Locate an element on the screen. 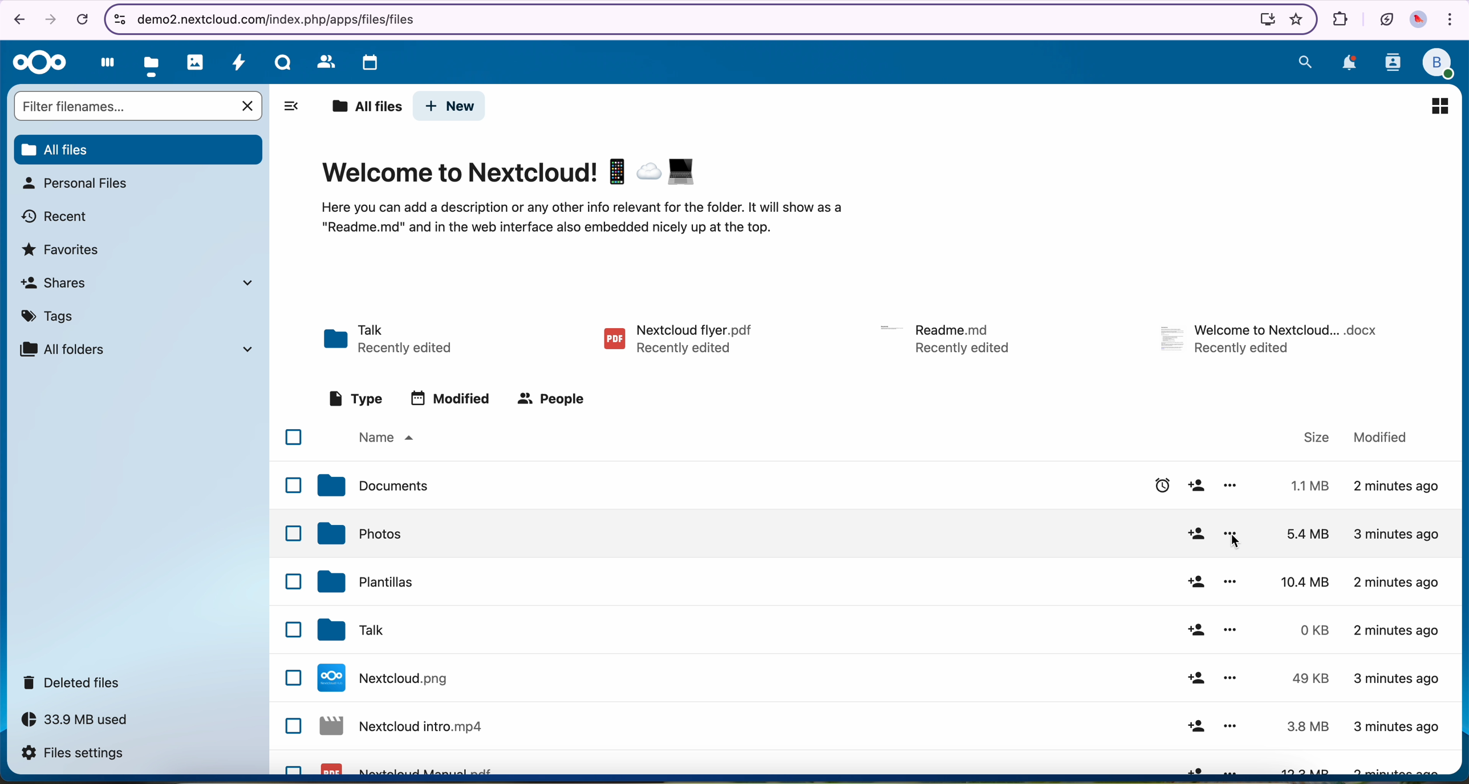 This screenshot has height=784, width=1469. tags is located at coordinates (48, 318).